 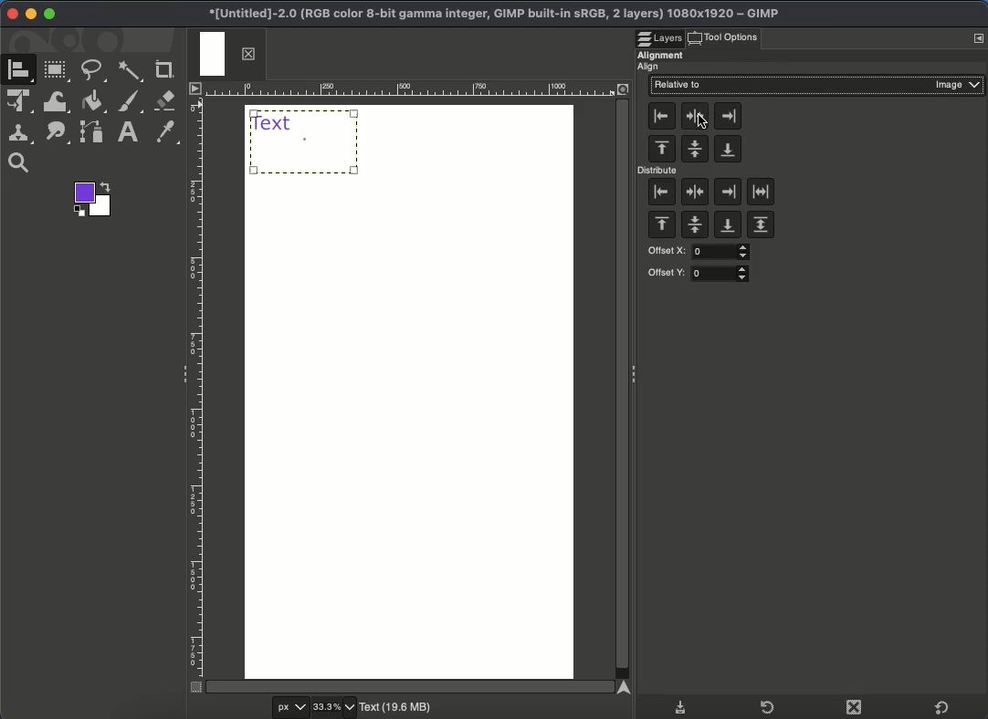 I want to click on Foreground color, so click(x=94, y=199).